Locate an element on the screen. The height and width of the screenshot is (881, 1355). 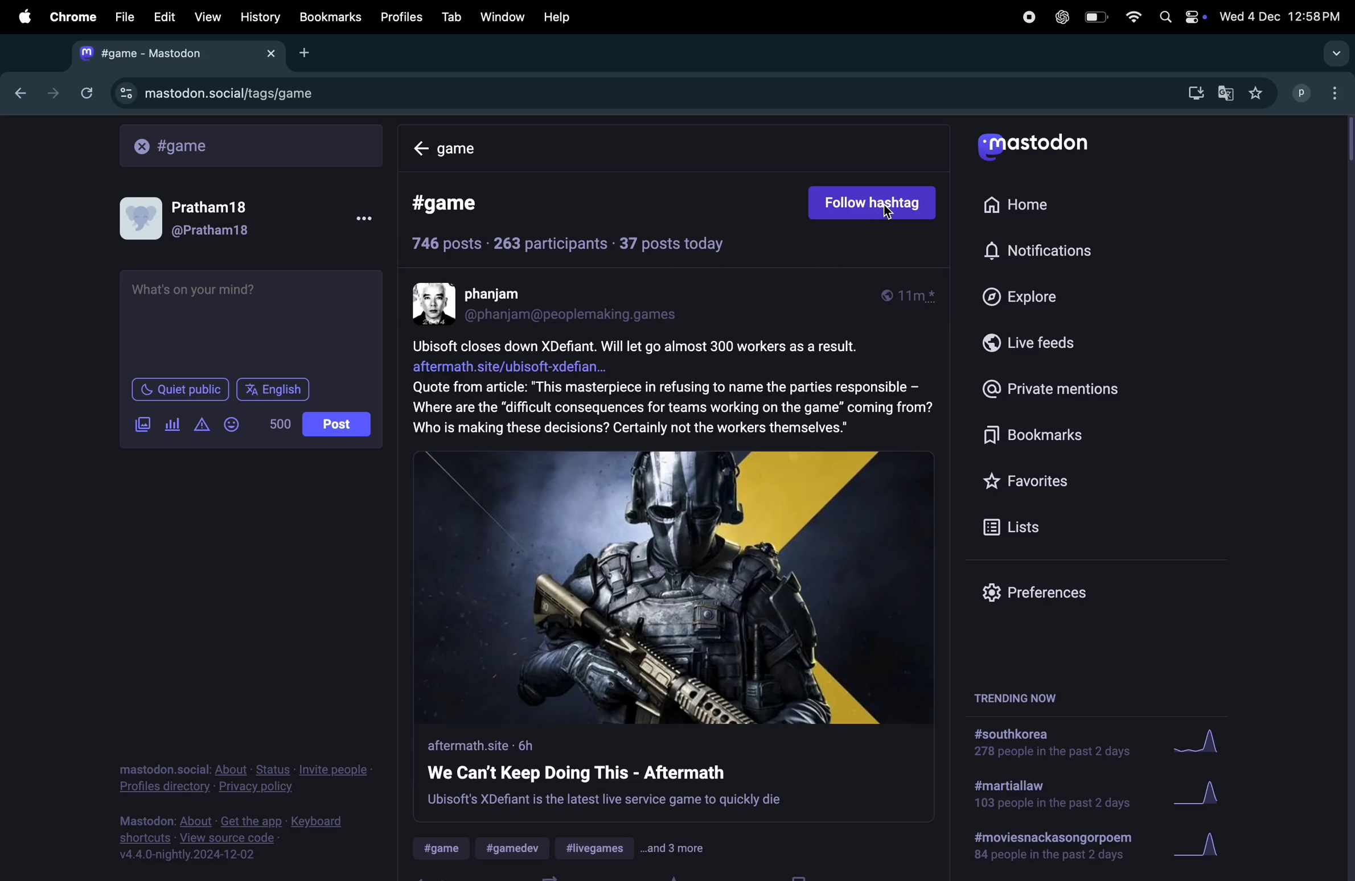
private mentions is located at coordinates (1068, 388).